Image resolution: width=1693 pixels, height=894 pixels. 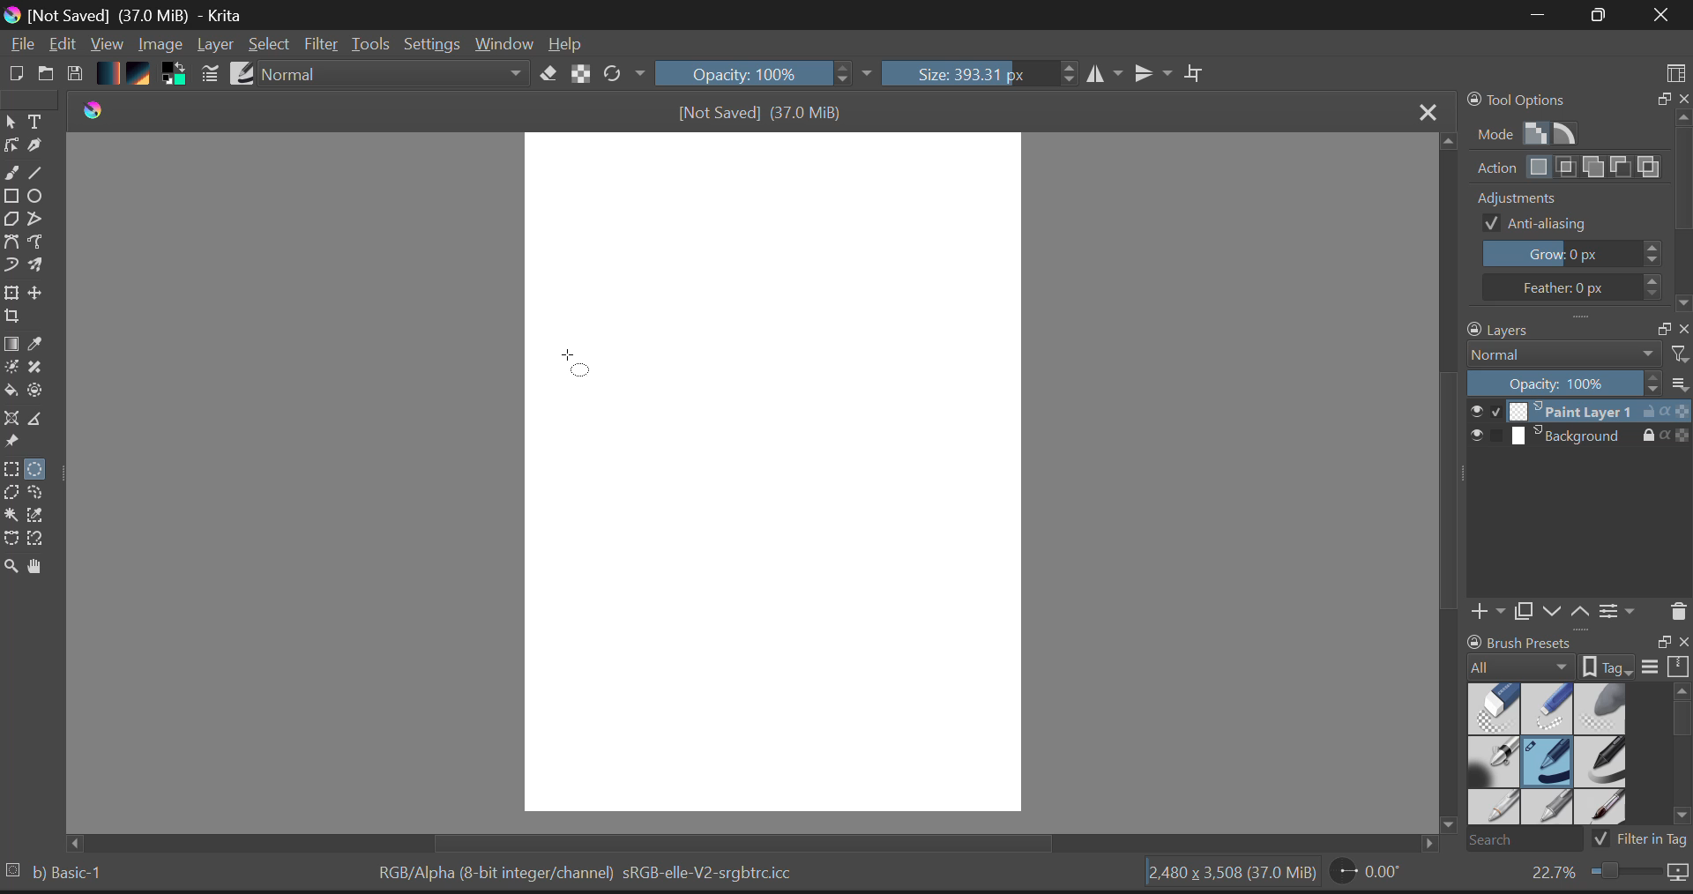 I want to click on Gradient, so click(x=109, y=74).